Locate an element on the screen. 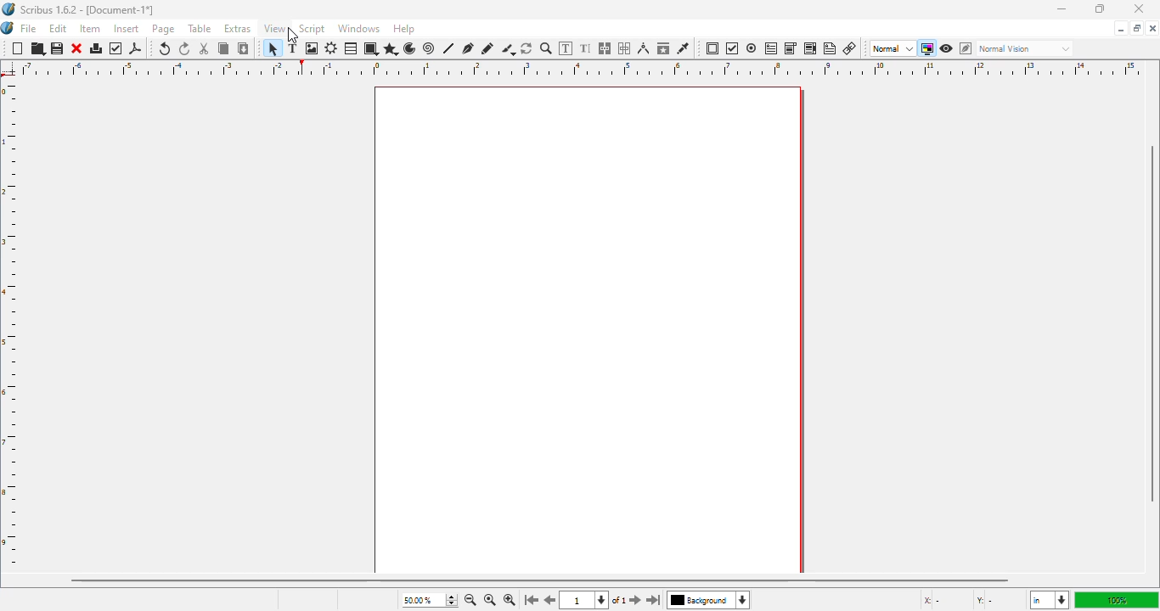  PDF radio button is located at coordinates (752, 48).